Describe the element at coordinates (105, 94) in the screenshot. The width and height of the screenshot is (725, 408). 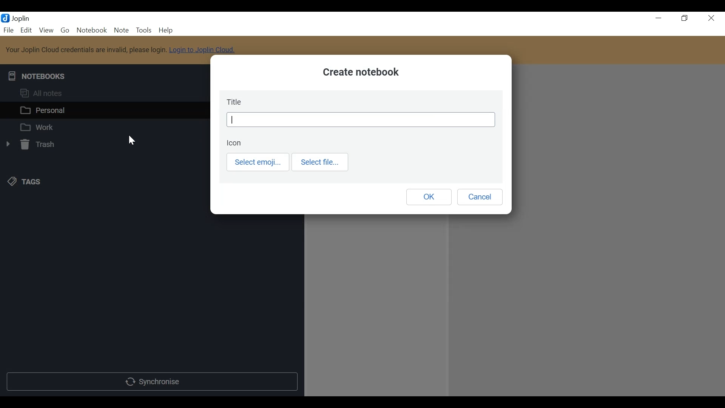
I see `All Notes` at that location.